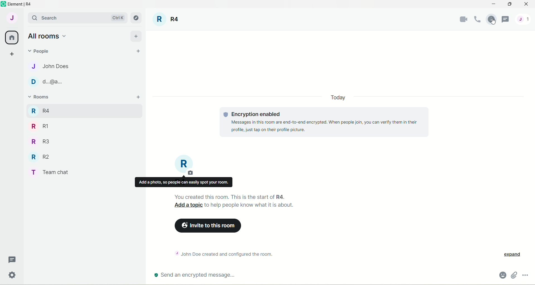  I want to click on rooms, so click(40, 98).